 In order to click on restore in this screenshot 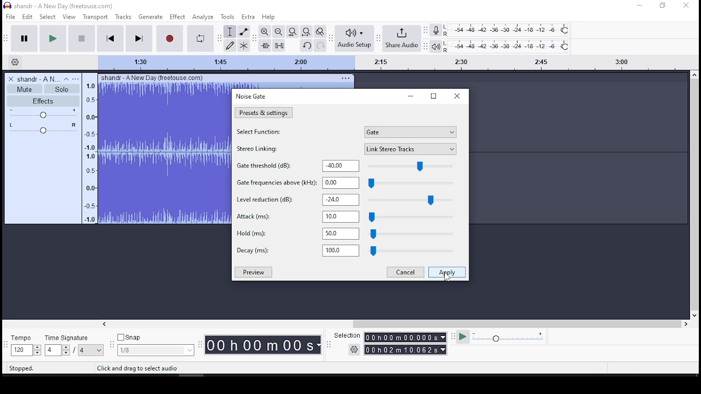, I will do `click(662, 7)`.